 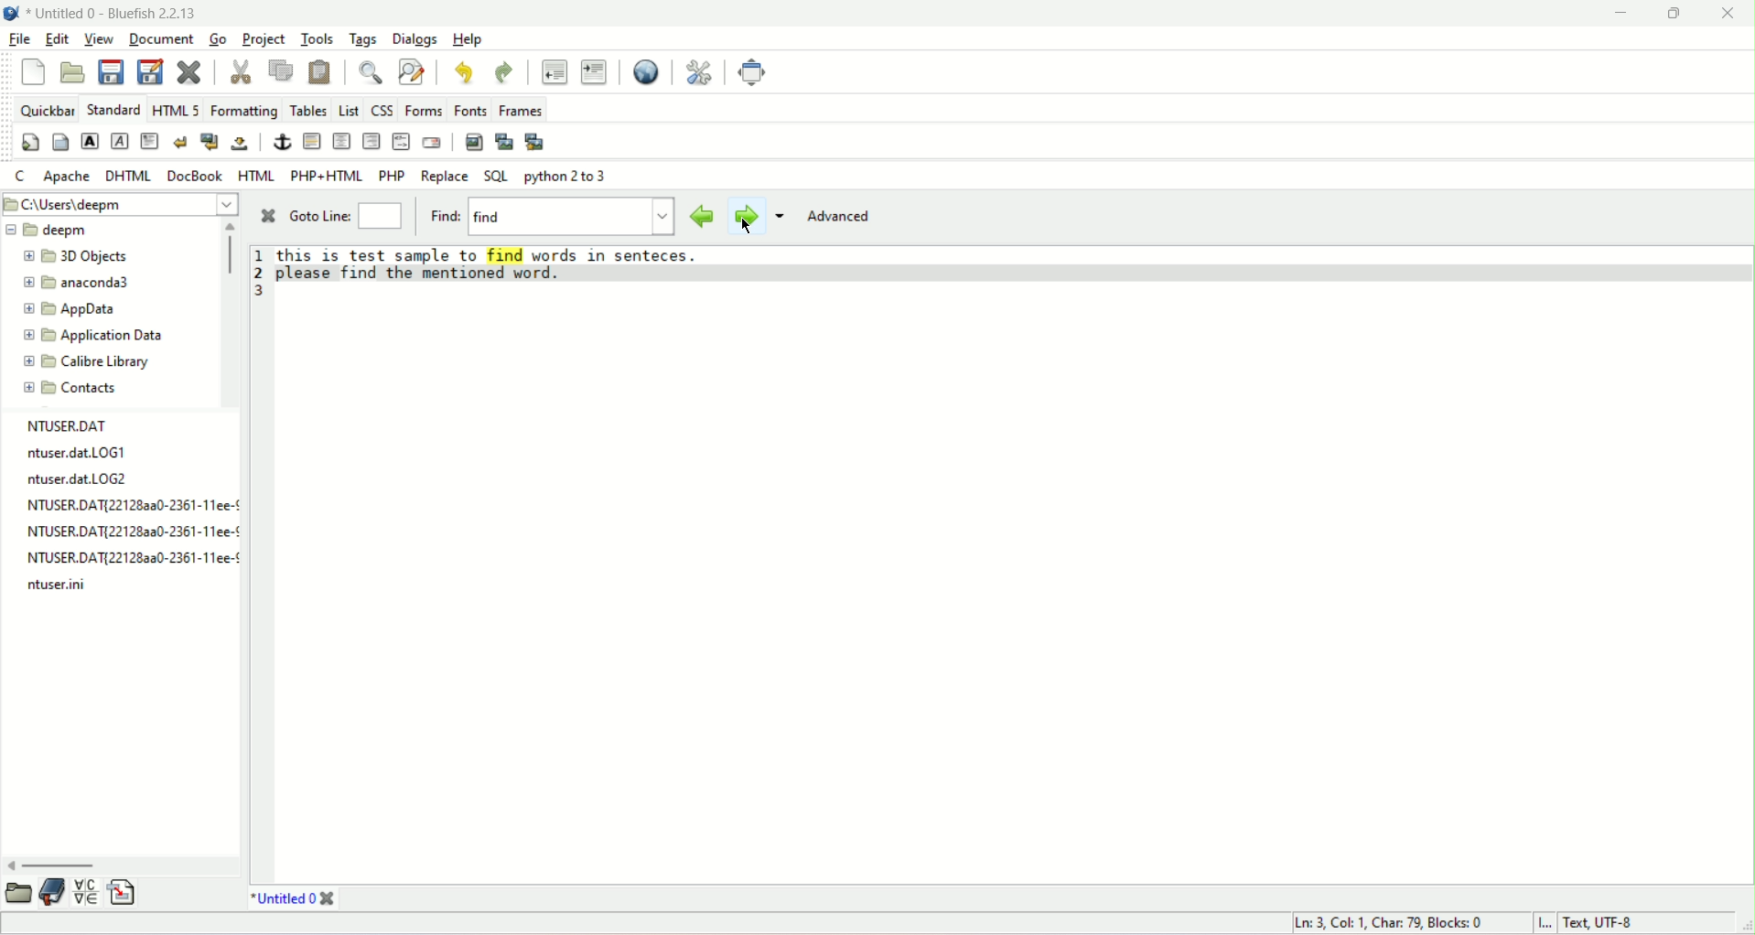 I want to click on new, so click(x=34, y=71).